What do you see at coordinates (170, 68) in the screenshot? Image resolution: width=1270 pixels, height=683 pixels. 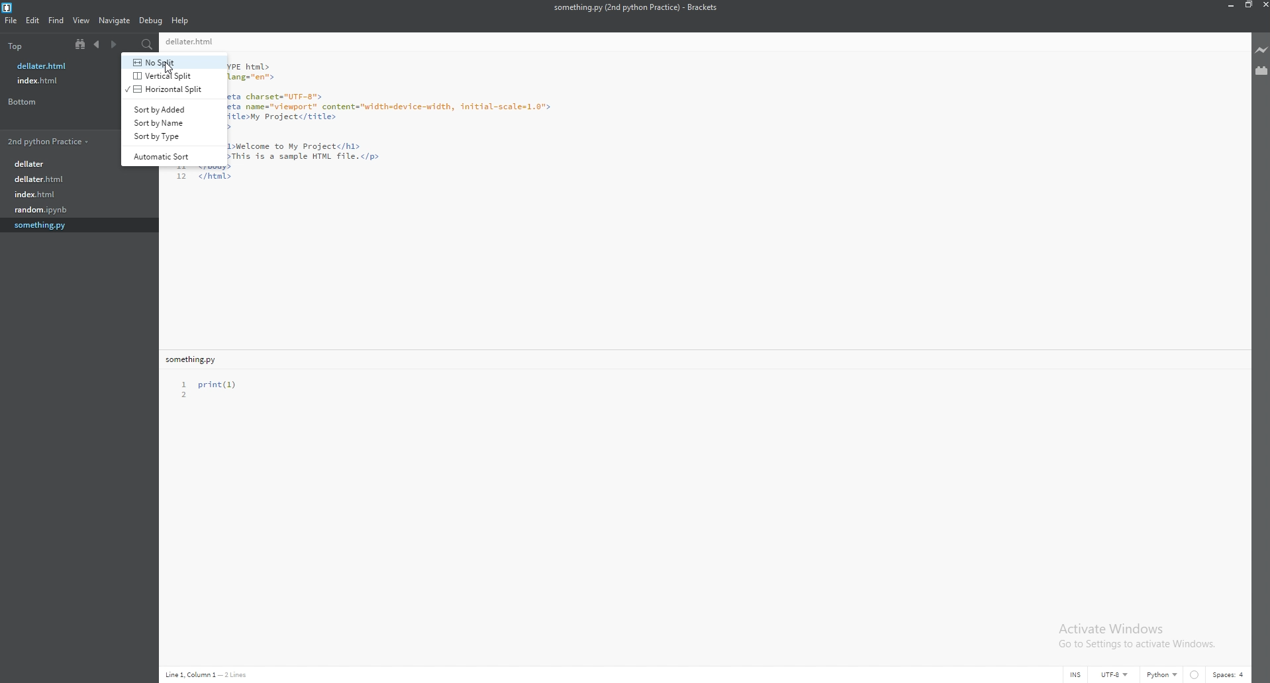 I see `cursor` at bounding box center [170, 68].